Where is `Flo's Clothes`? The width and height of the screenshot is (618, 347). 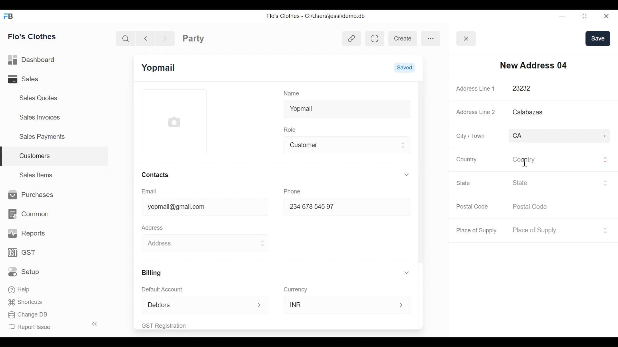
Flo's Clothes is located at coordinates (33, 36).